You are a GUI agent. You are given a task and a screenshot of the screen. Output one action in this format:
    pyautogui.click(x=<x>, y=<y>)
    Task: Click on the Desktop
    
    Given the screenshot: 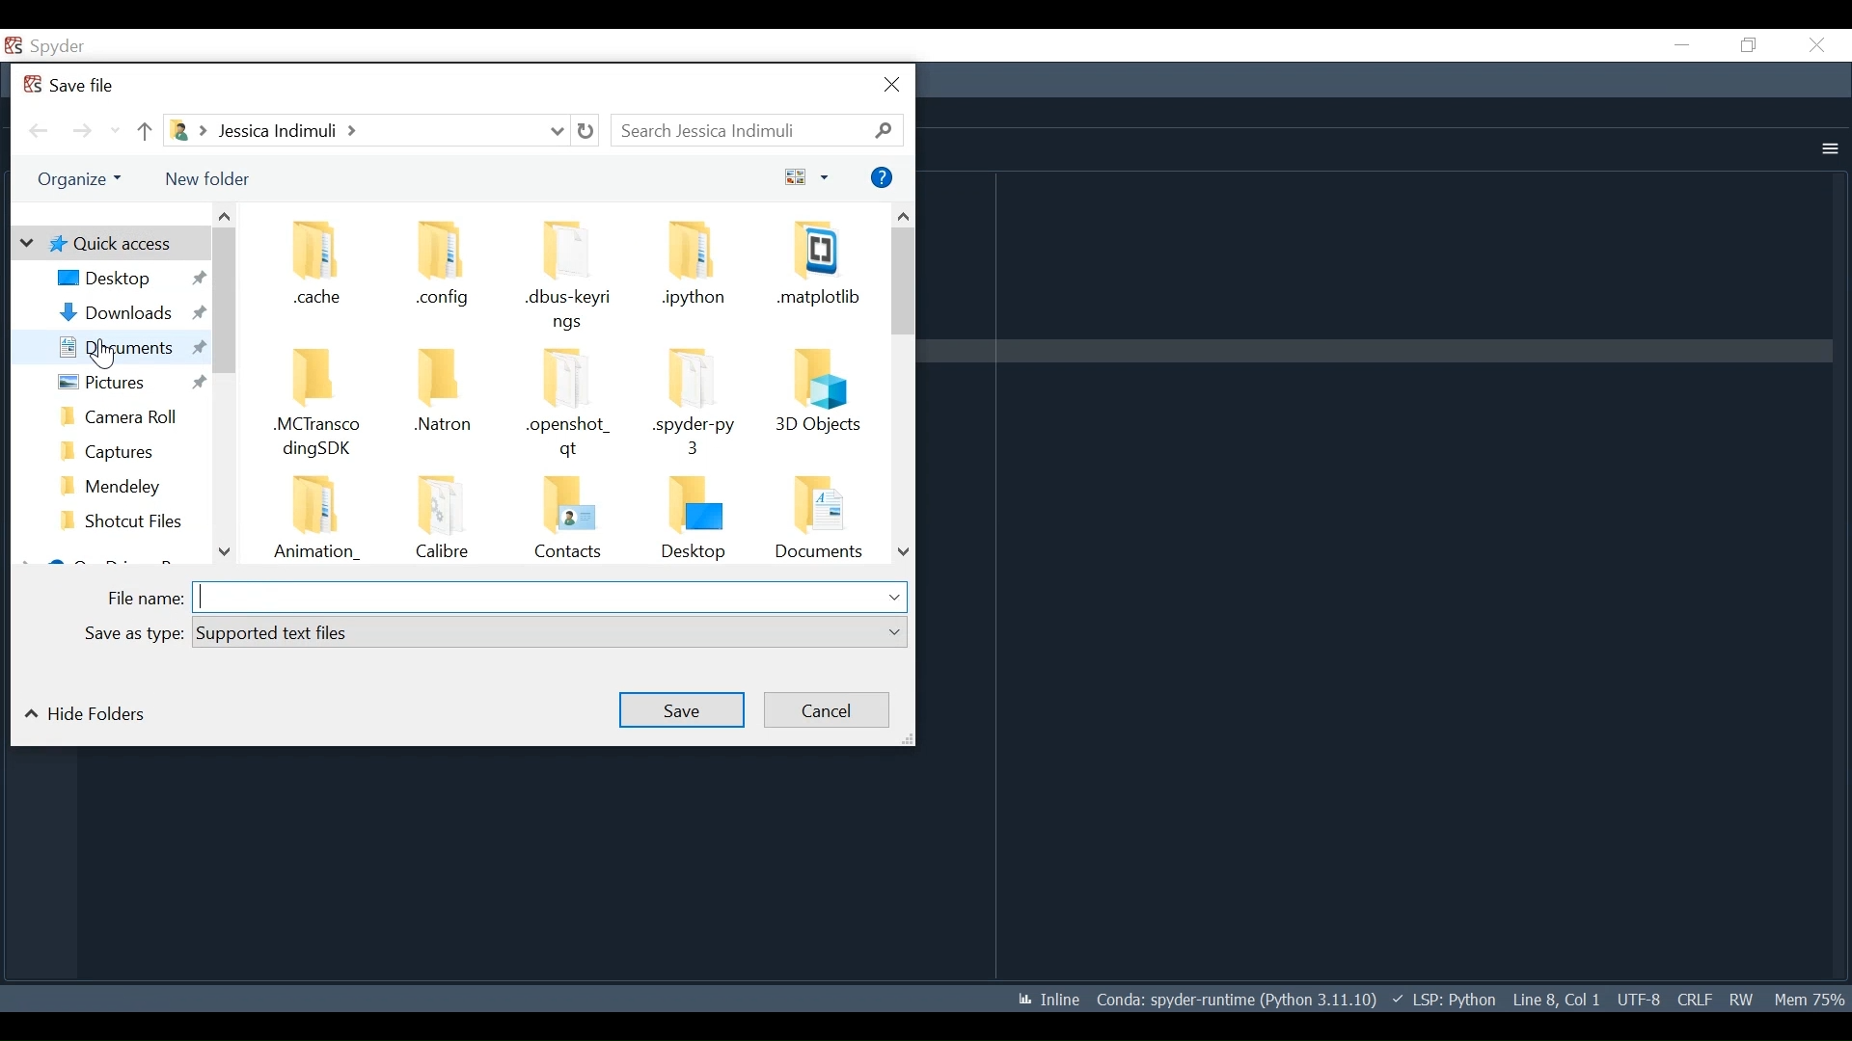 What is the action you would take?
    pyautogui.click(x=129, y=277)
    